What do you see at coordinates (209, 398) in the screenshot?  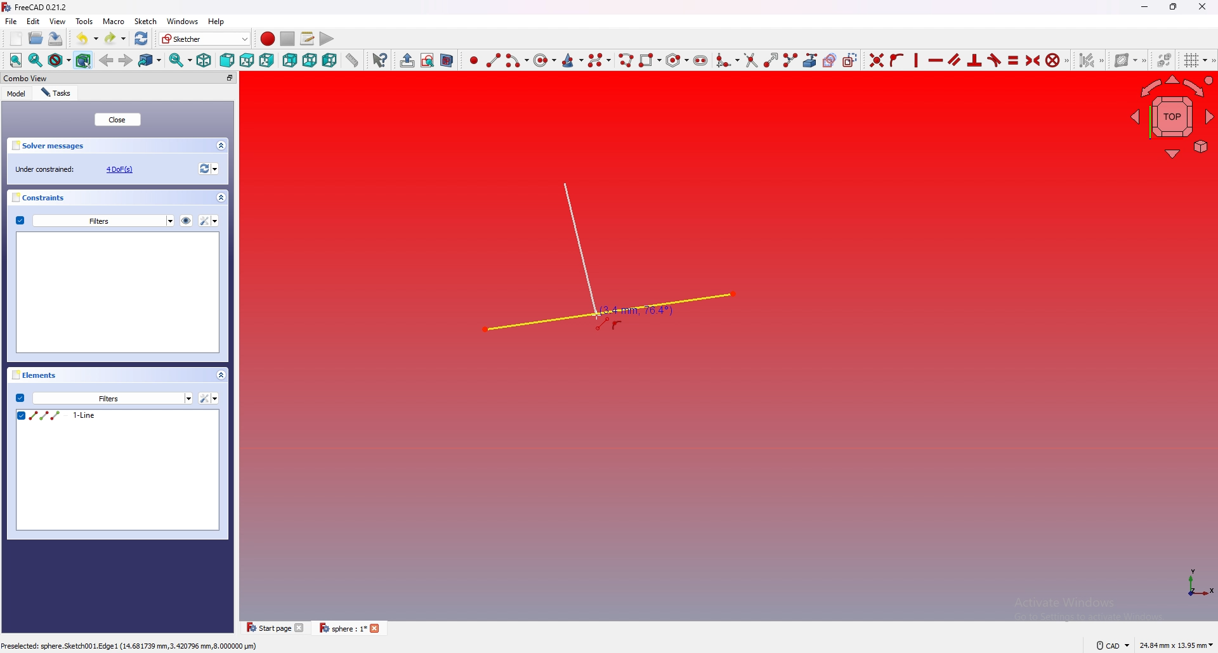 I see `Filter` at bounding box center [209, 398].